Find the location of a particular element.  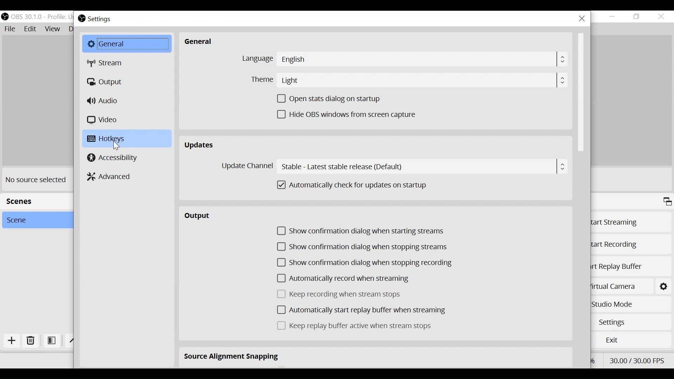

Studio Mode is located at coordinates (629, 305).